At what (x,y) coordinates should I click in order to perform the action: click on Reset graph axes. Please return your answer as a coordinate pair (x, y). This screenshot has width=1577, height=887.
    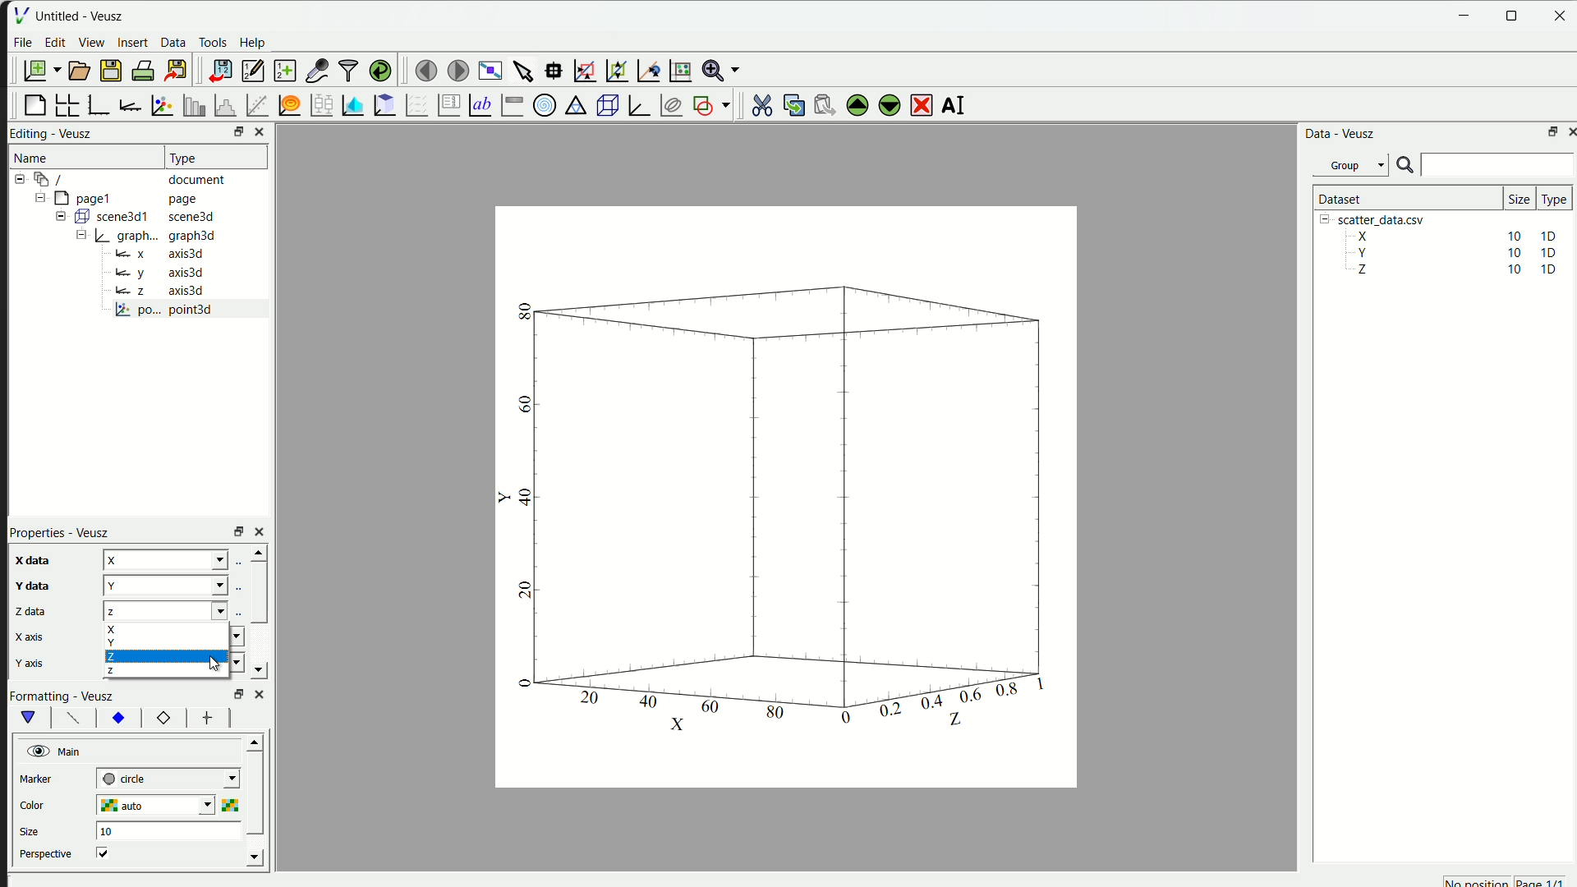
    Looking at the image, I should click on (679, 68).